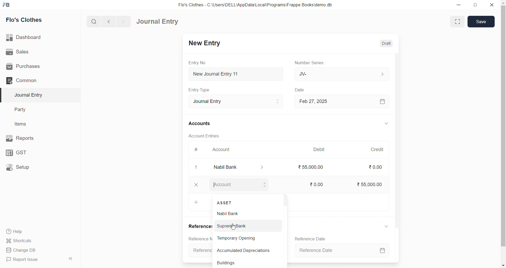  What do you see at coordinates (242, 186) in the screenshot?
I see `Account` at bounding box center [242, 186].